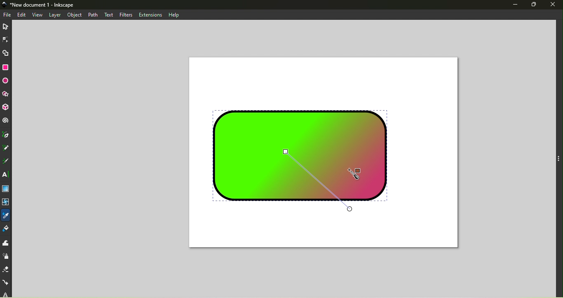 This screenshot has height=298, width=563. What do you see at coordinates (7, 94) in the screenshot?
I see `Star/polygon tool` at bounding box center [7, 94].